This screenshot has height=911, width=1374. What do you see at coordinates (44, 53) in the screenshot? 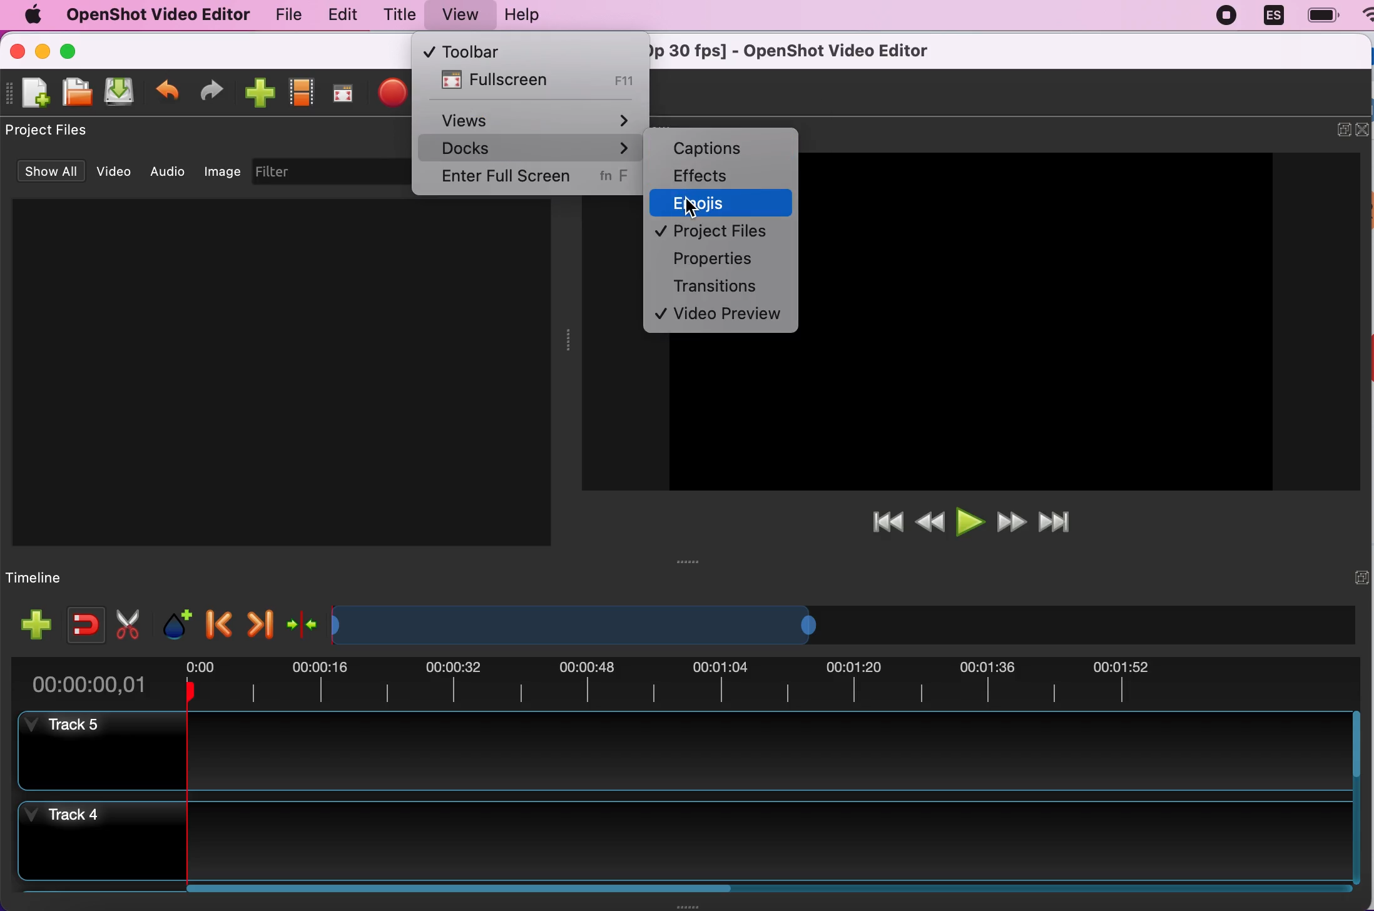
I see `minimize` at bounding box center [44, 53].